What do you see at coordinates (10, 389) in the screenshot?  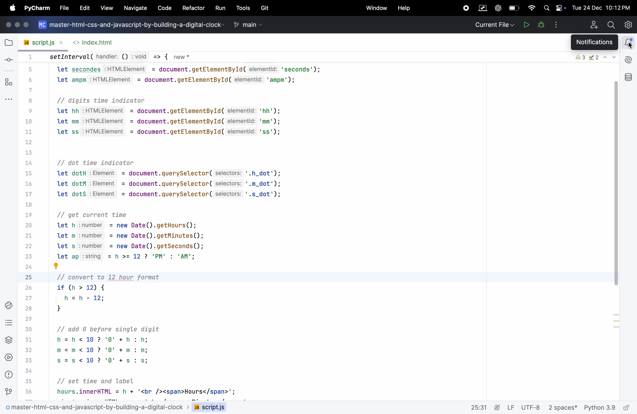 I see `Git` at bounding box center [10, 389].